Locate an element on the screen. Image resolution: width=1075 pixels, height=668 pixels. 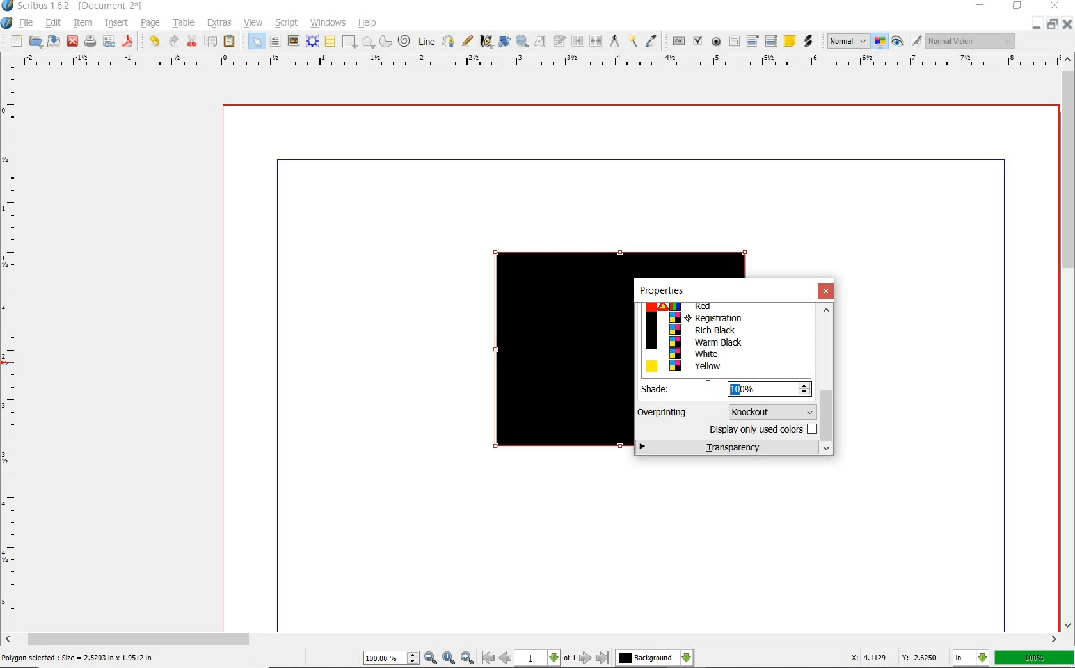
eye dropper is located at coordinates (653, 40).